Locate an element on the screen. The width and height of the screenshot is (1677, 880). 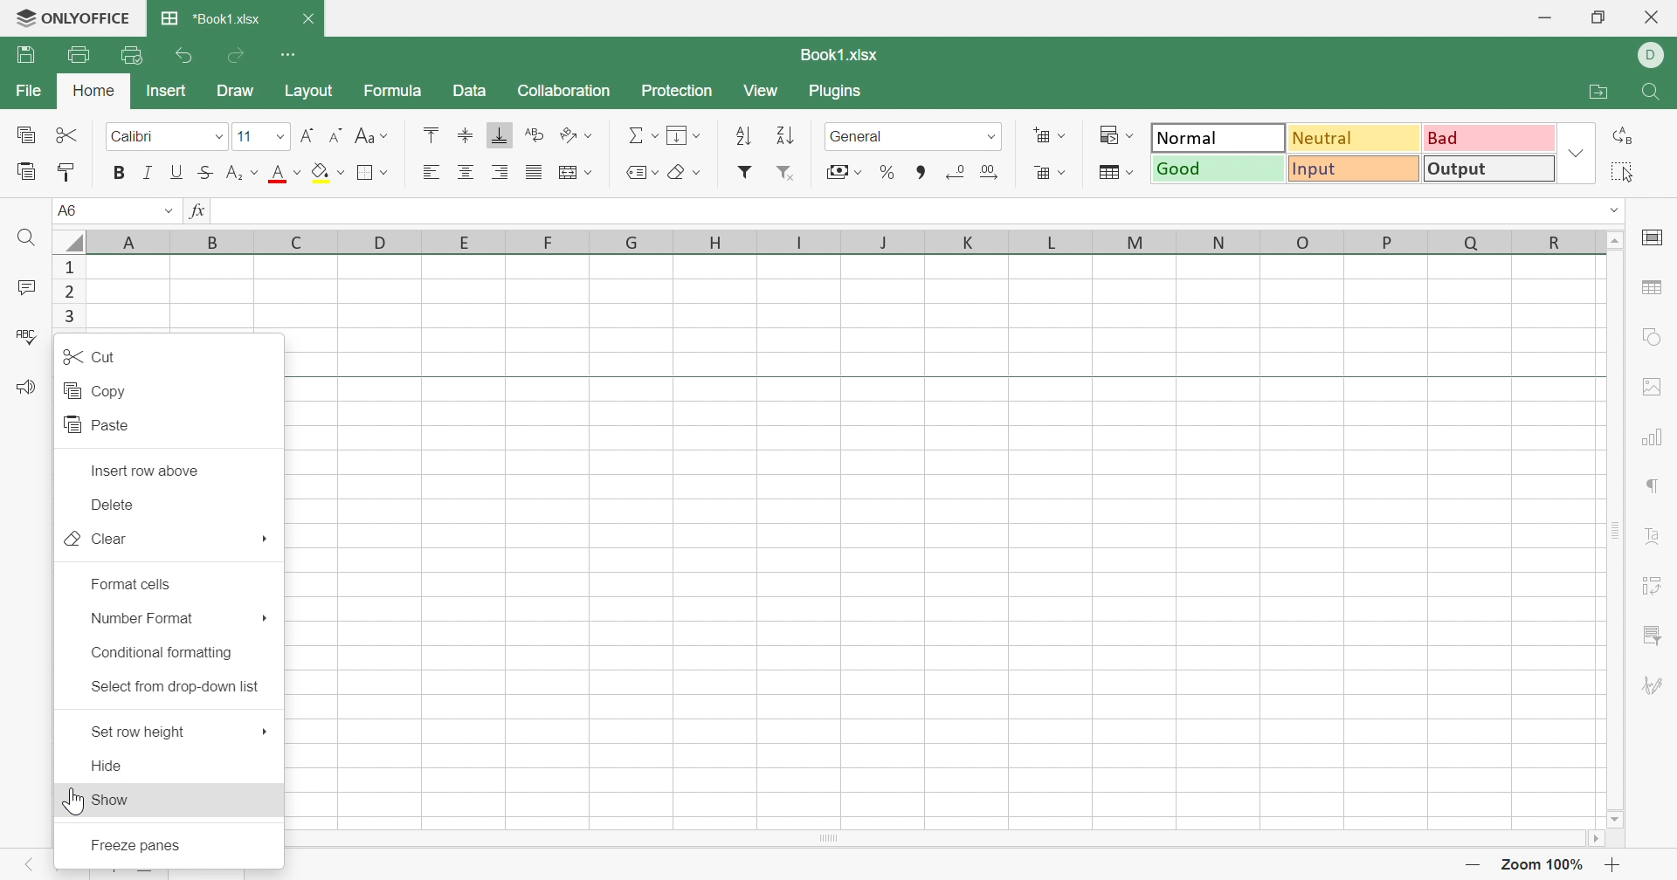
Restore Down is located at coordinates (1598, 17).